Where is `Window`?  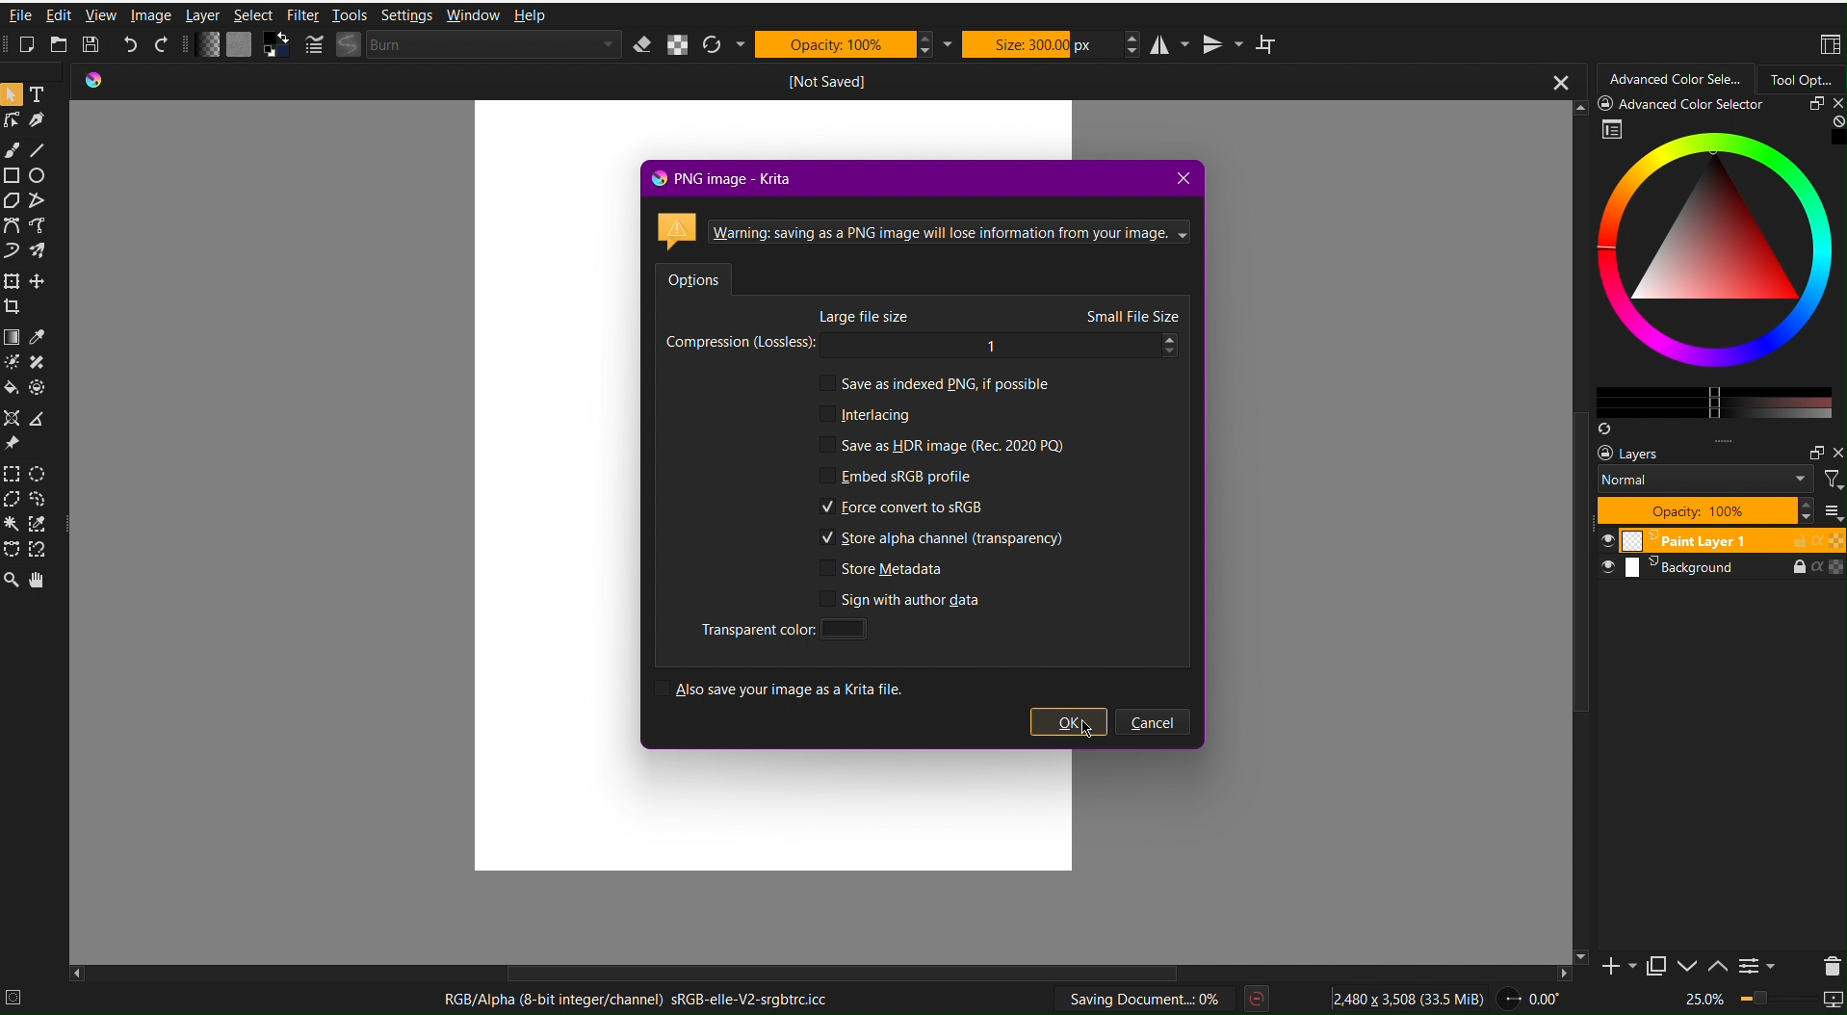
Window is located at coordinates (472, 16).